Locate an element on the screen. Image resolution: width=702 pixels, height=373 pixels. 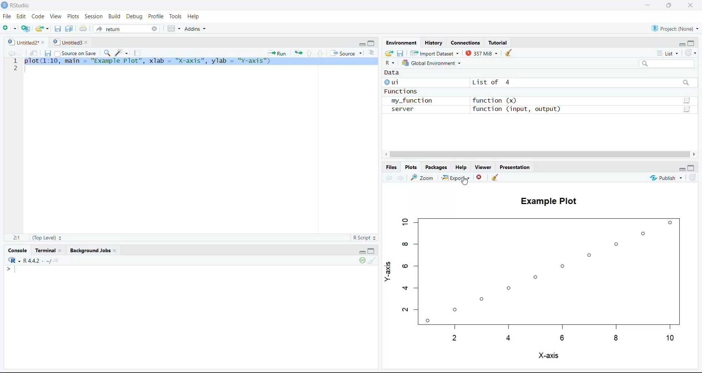
Untitled3* is located at coordinates (70, 41).